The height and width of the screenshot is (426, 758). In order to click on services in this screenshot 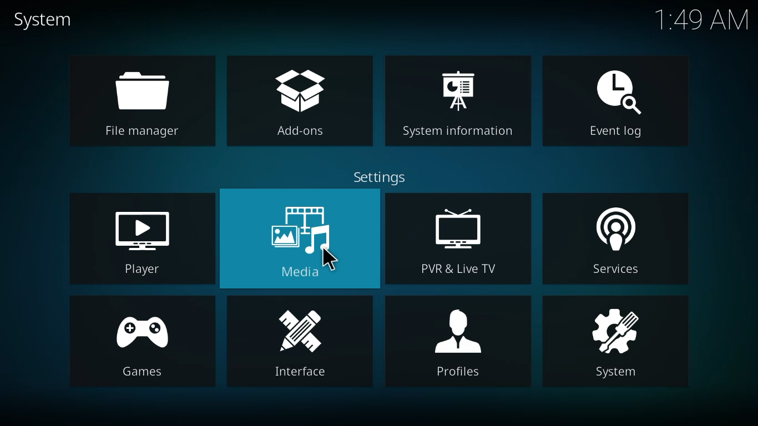, I will do `click(619, 240)`.